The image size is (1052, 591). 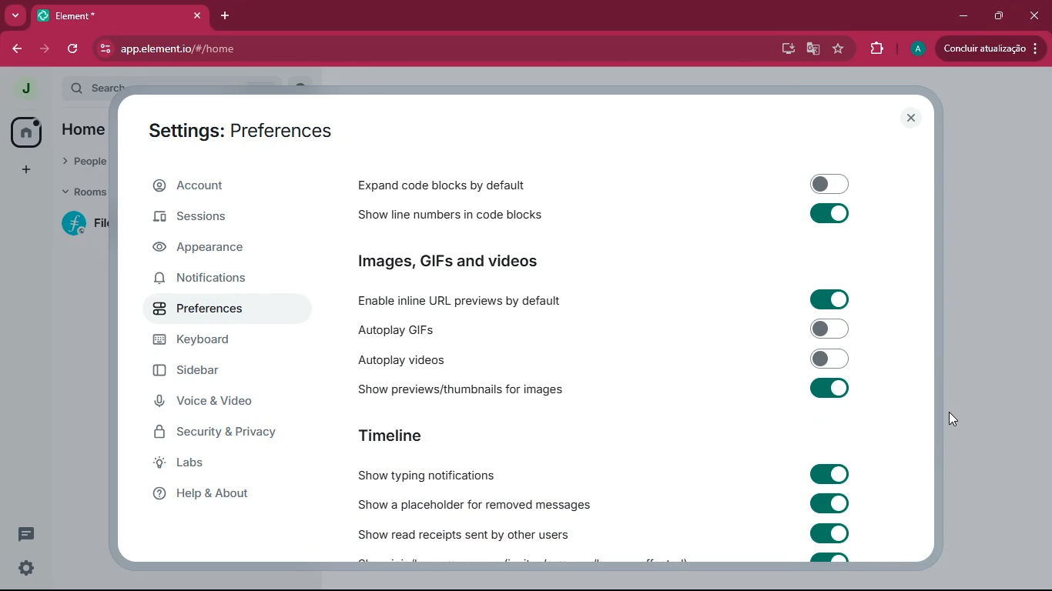 I want to click on settings: preferences, so click(x=241, y=134).